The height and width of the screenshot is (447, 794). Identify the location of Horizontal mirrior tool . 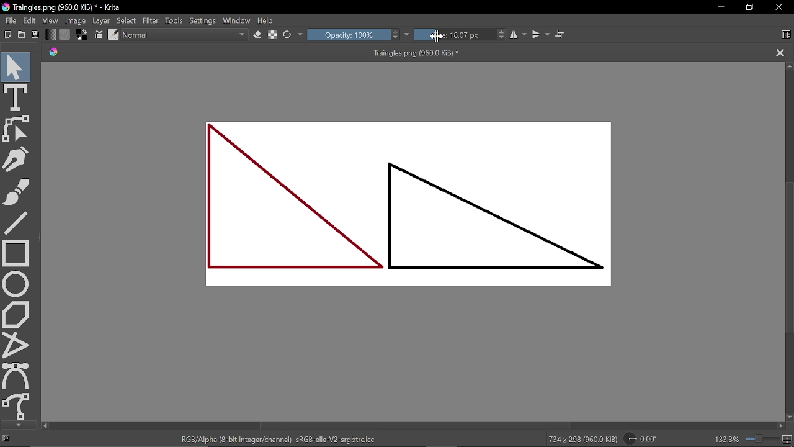
(519, 35).